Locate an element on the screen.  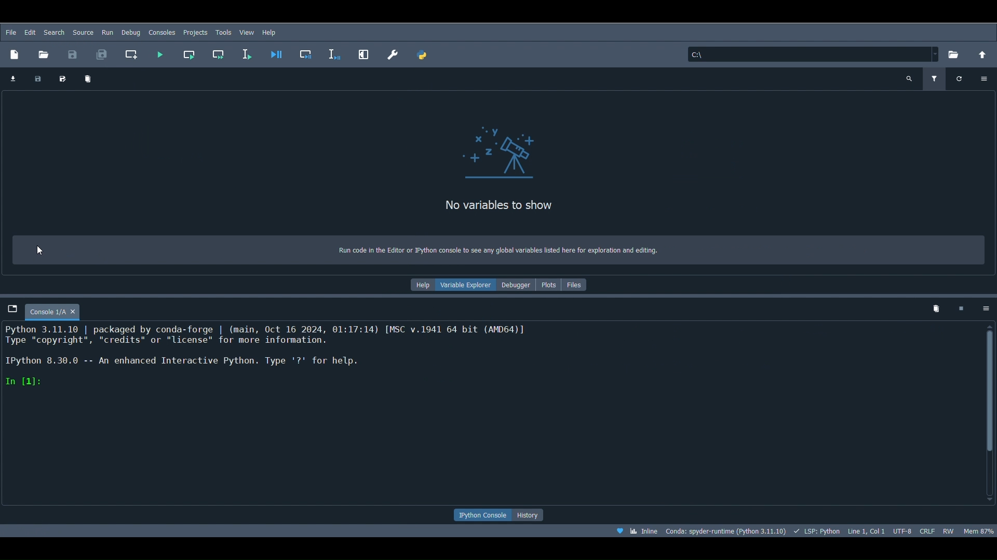
Run file (F5) is located at coordinates (158, 52).